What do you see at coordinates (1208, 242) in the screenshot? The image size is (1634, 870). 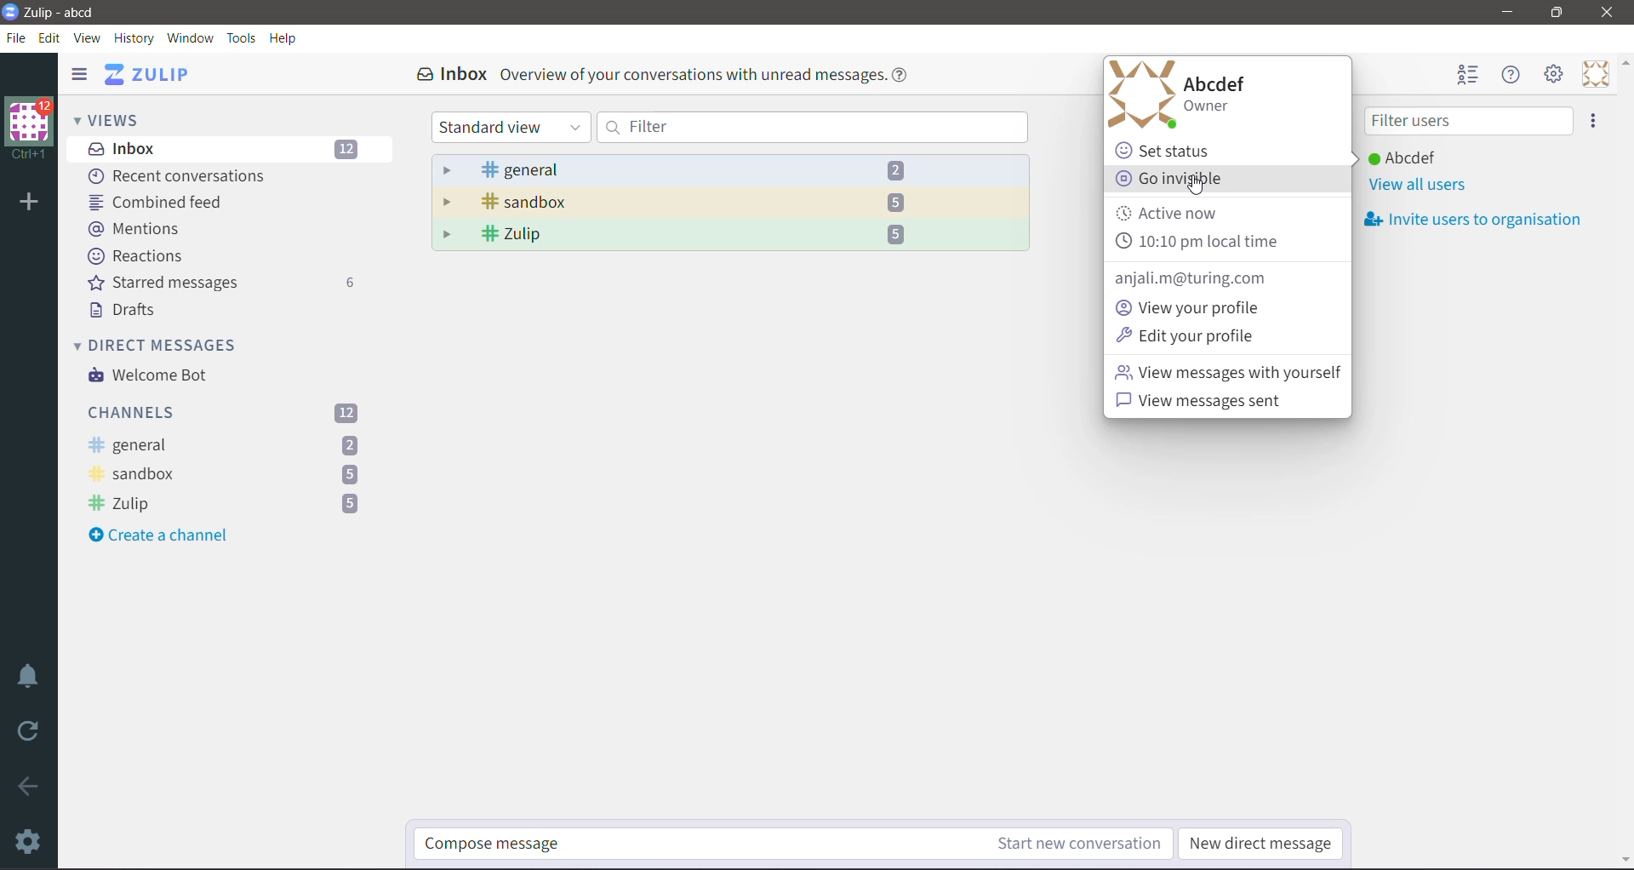 I see `10:10pm local time(Current Time)` at bounding box center [1208, 242].